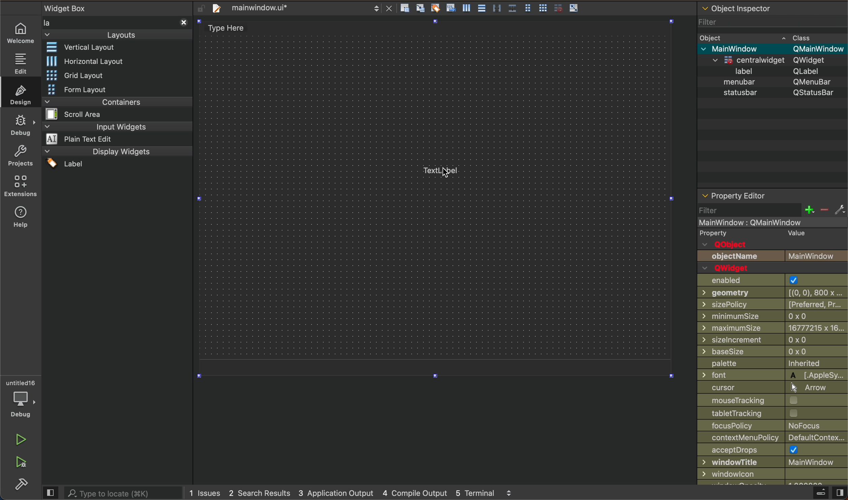  I want to click on font, so click(771, 375).